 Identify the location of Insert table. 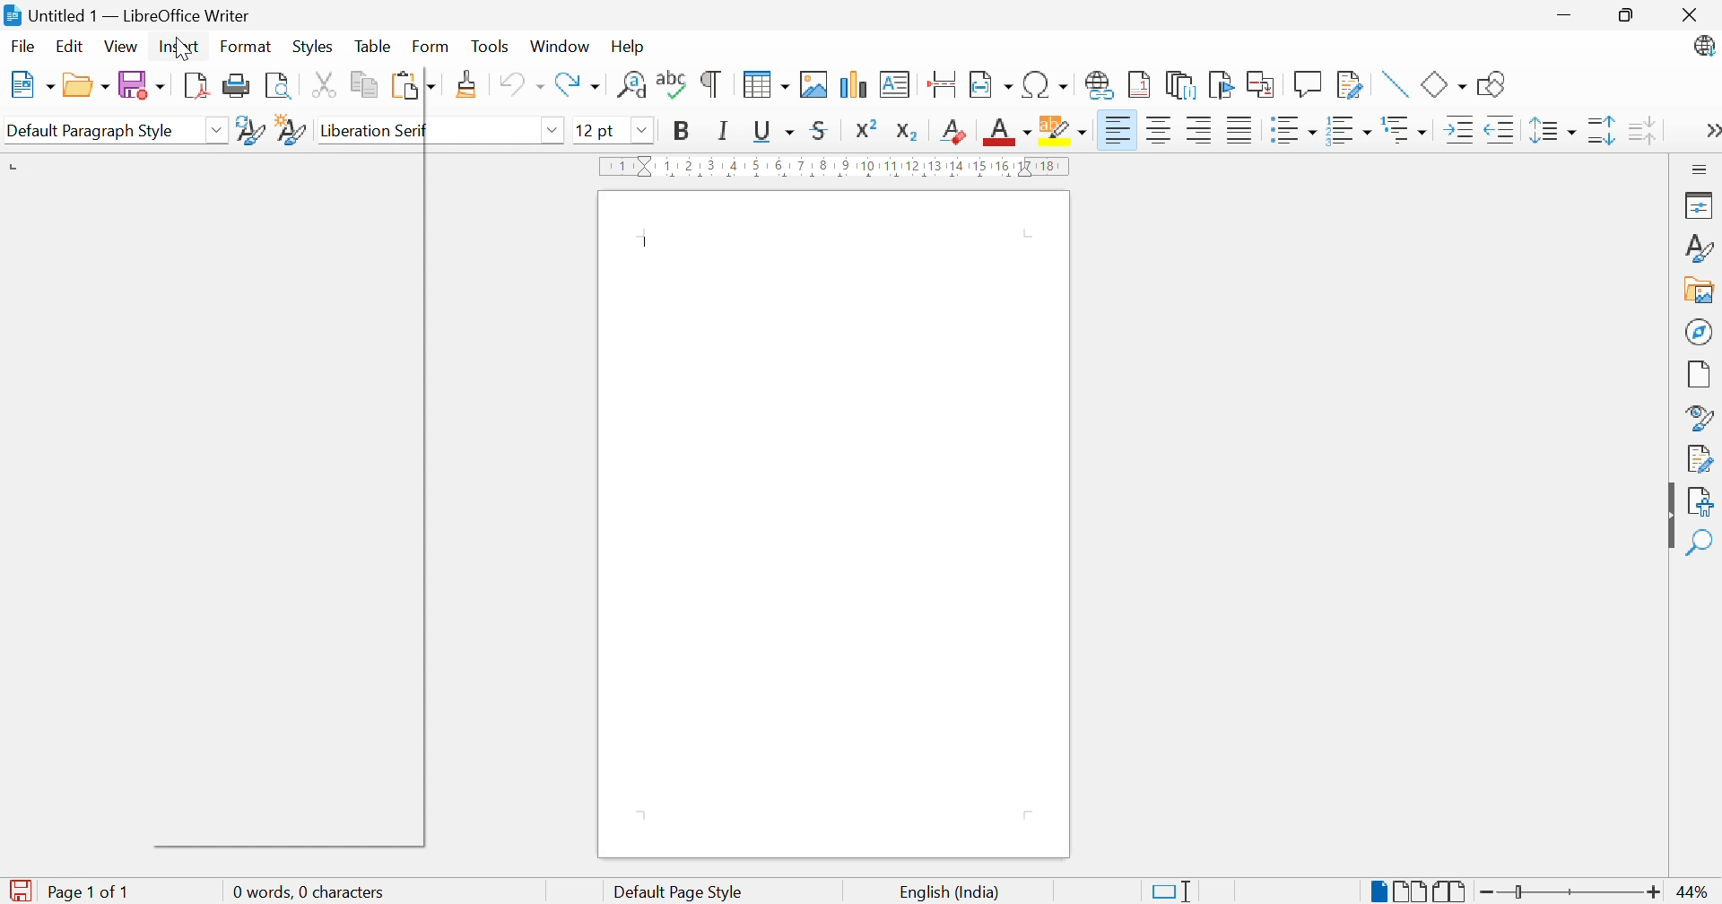
(762, 84).